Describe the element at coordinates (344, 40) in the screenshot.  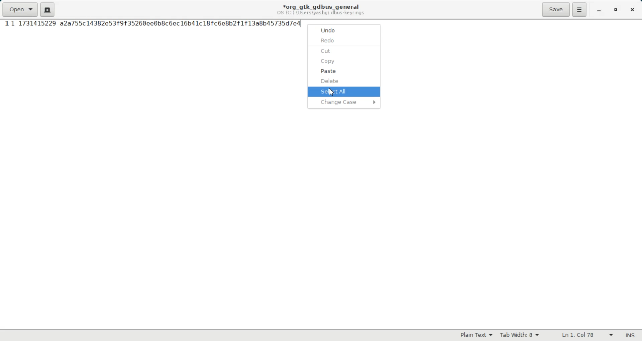
I see `Redo` at that location.